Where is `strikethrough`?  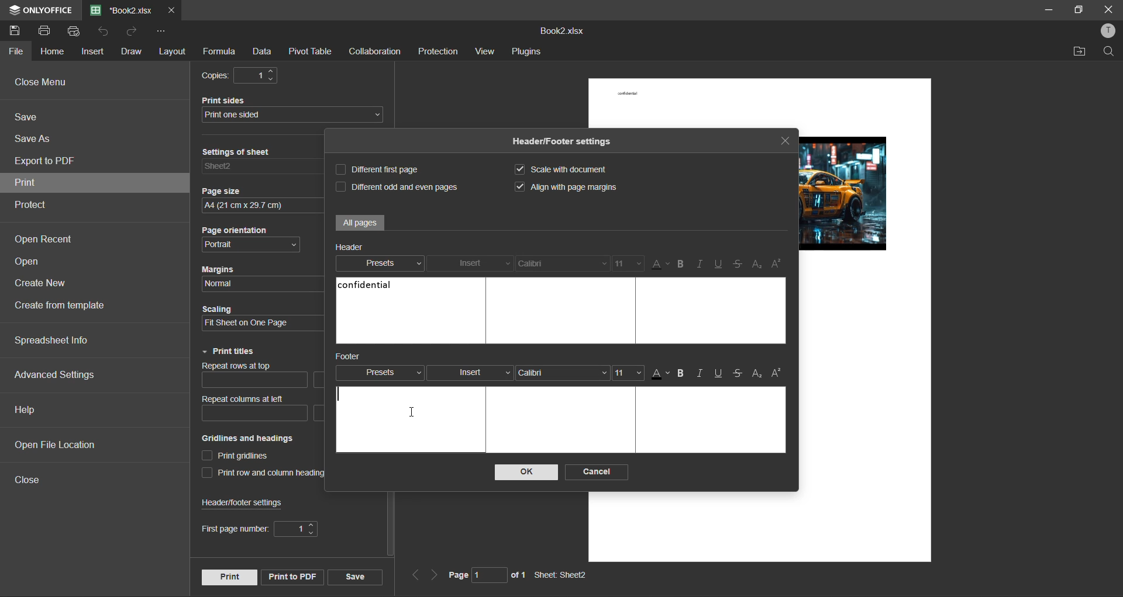 strikethrough is located at coordinates (739, 265).